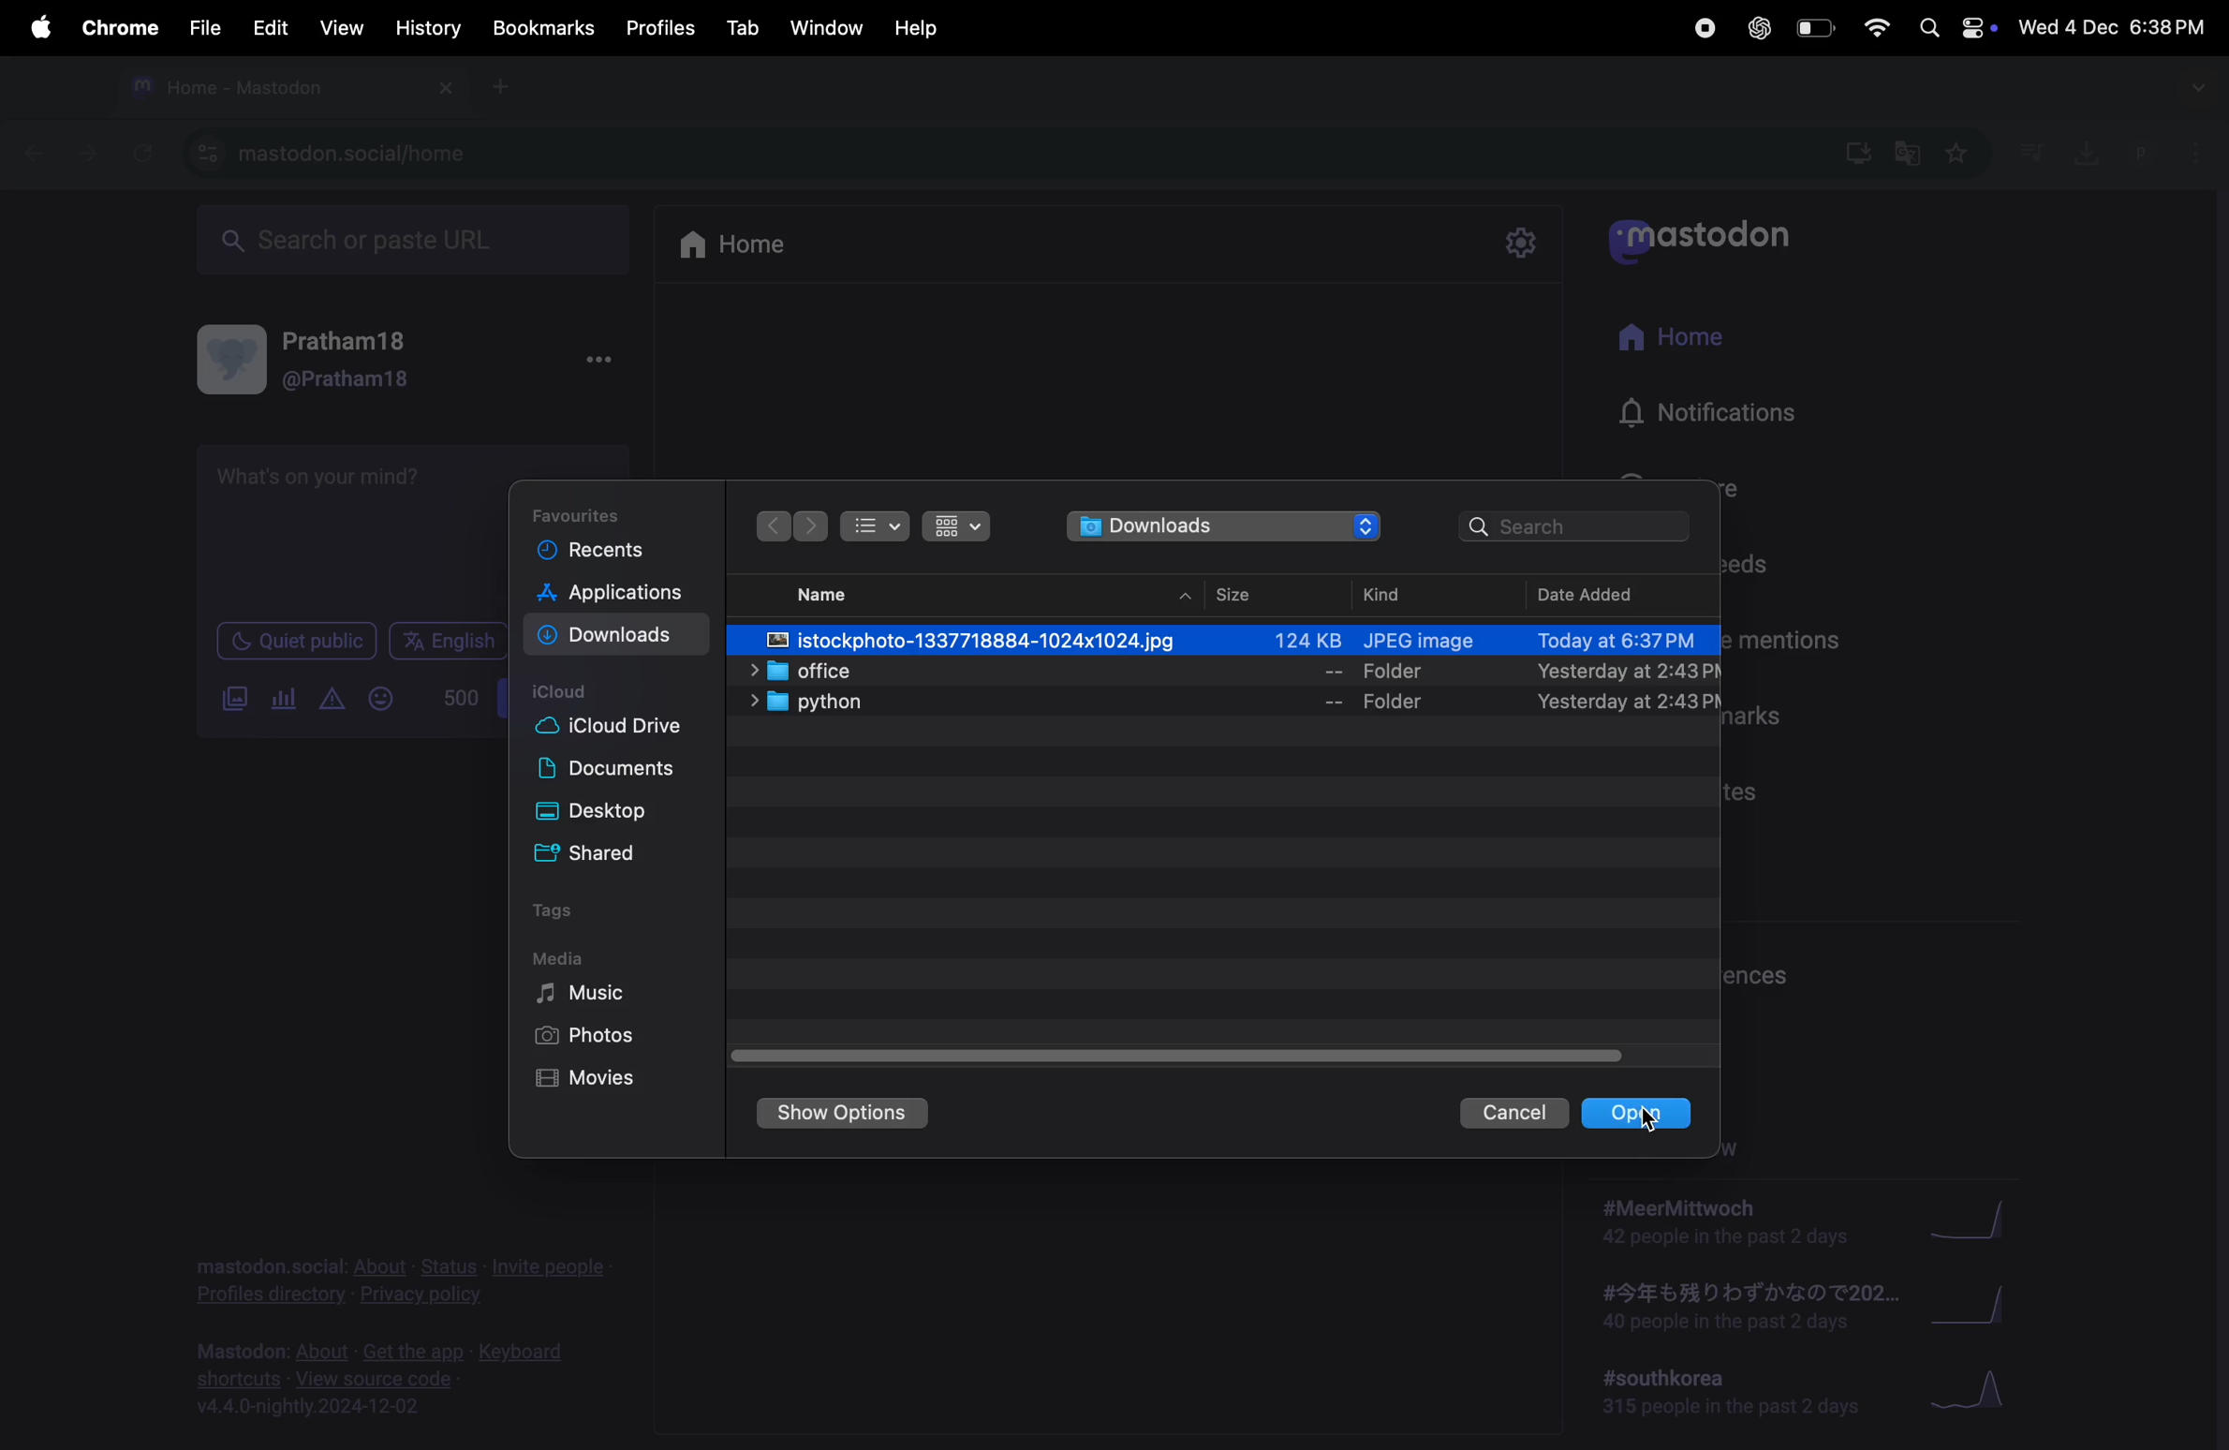 This screenshot has width=2229, height=1450. Describe the element at coordinates (1909, 158) in the screenshot. I see `translate` at that location.